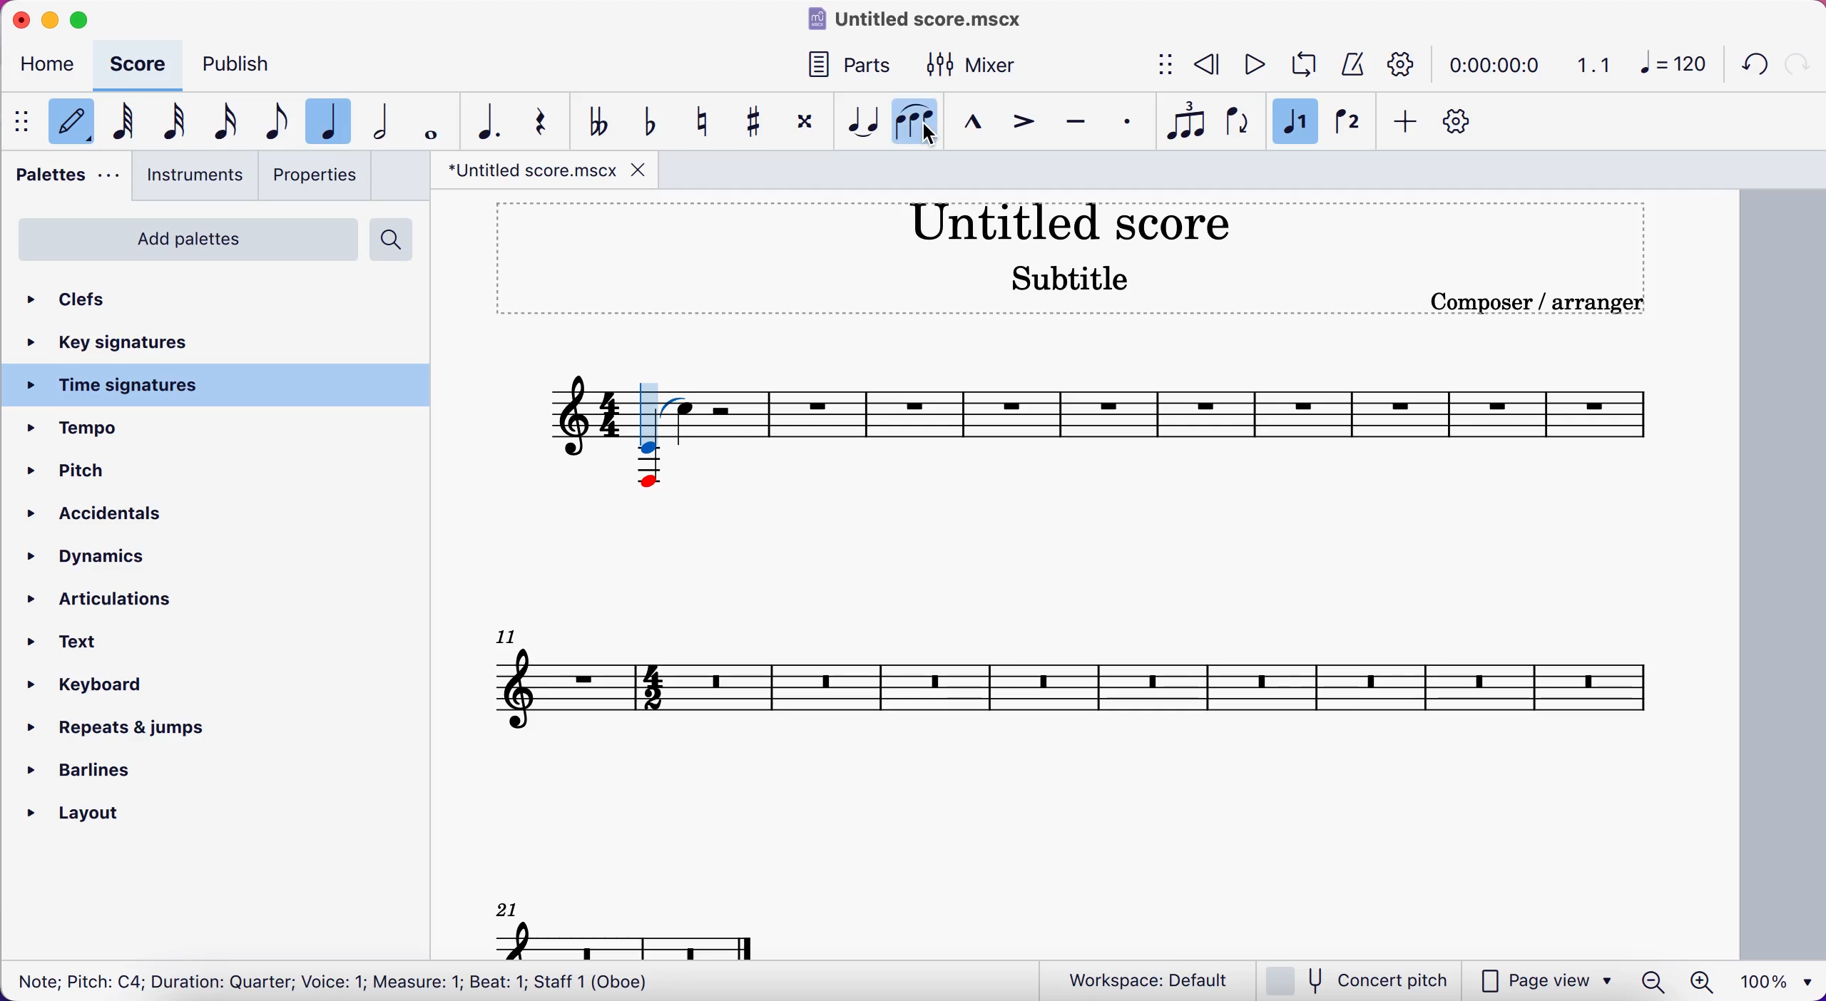  What do you see at coordinates (1299, 65) in the screenshot?
I see `loop playback` at bounding box center [1299, 65].